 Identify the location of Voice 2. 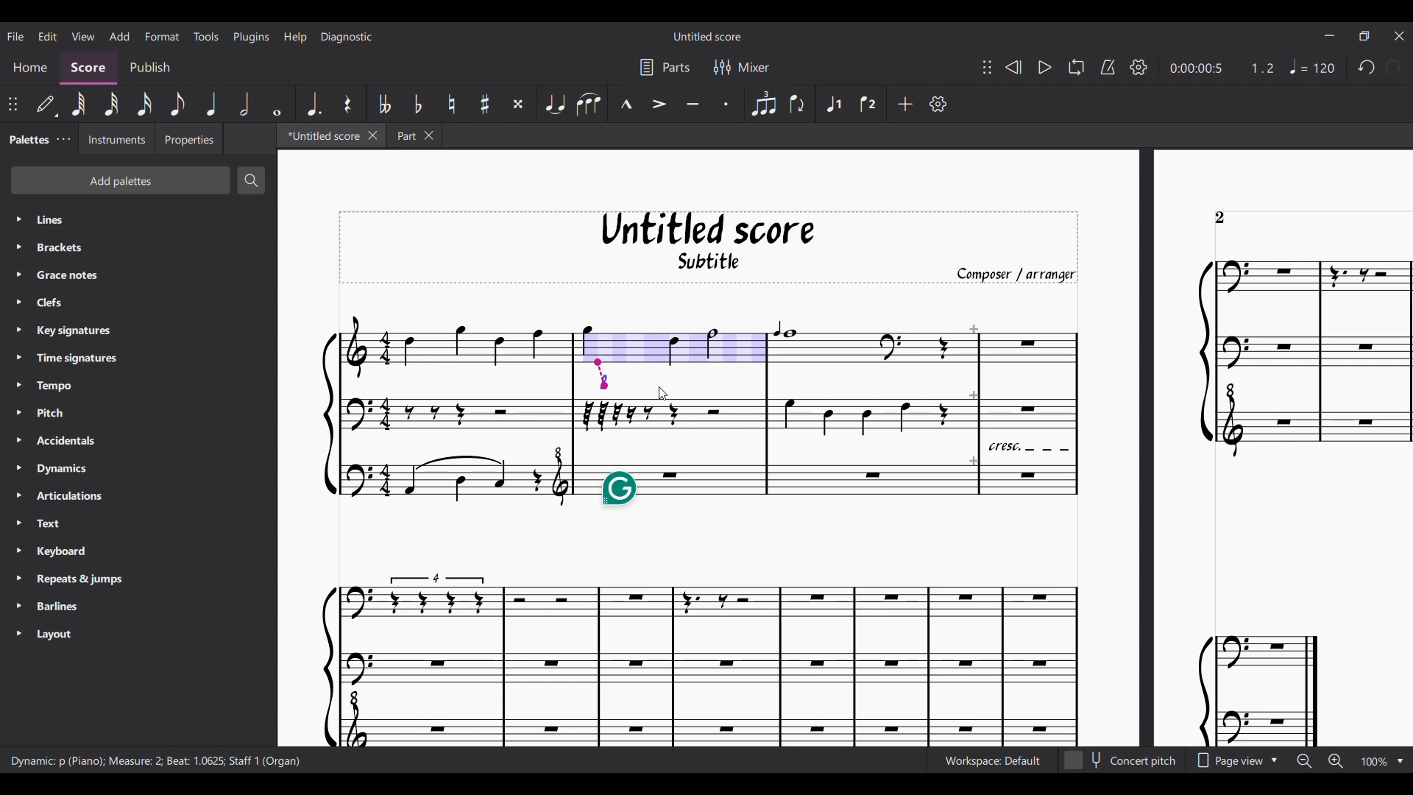
(871, 104).